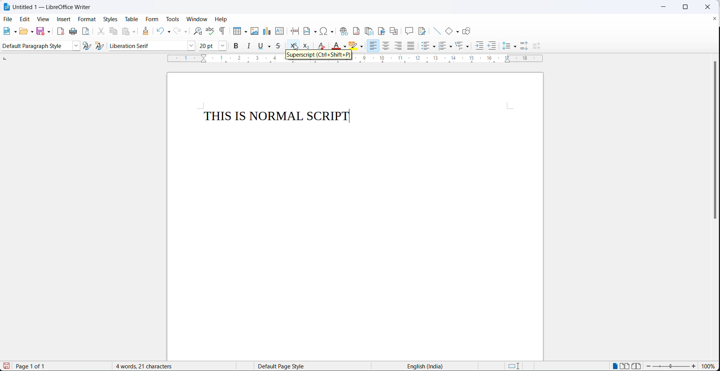 The image size is (720, 371). What do you see at coordinates (427, 366) in the screenshot?
I see `text language` at bounding box center [427, 366].